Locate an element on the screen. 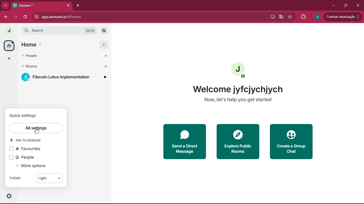 The image size is (364, 204). close is located at coordinates (359, 6).